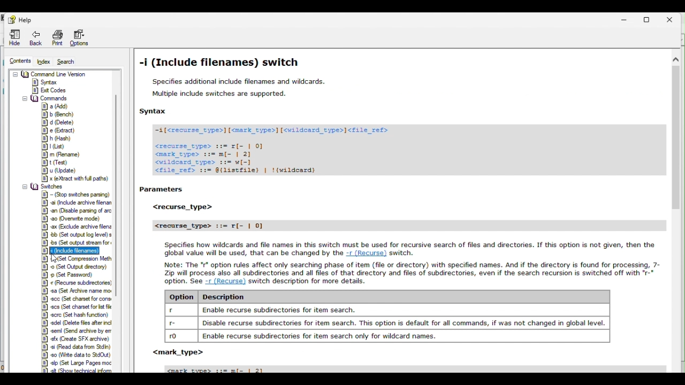 The image size is (685, 385). What do you see at coordinates (54, 163) in the screenshot?
I see `test` at bounding box center [54, 163].